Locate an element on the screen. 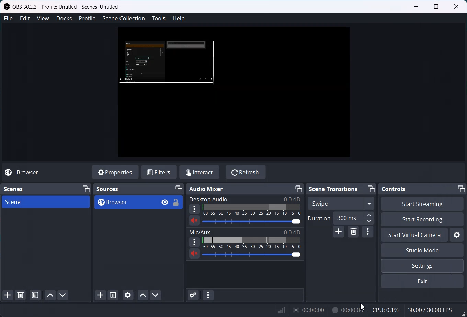 This screenshot has width=467, height=317. Move Source Down is located at coordinates (156, 295).